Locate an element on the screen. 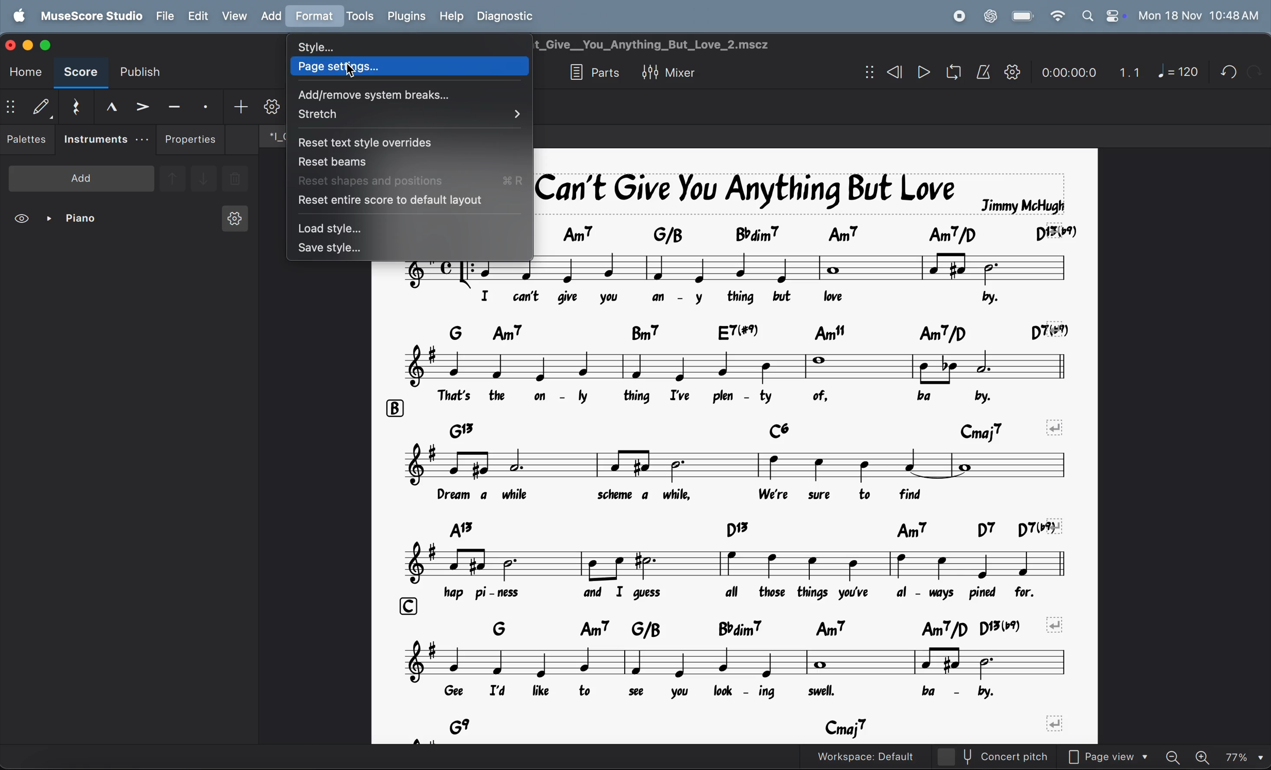 Image resolution: width=1271 pixels, height=770 pixels. minimize is located at coordinates (30, 44).